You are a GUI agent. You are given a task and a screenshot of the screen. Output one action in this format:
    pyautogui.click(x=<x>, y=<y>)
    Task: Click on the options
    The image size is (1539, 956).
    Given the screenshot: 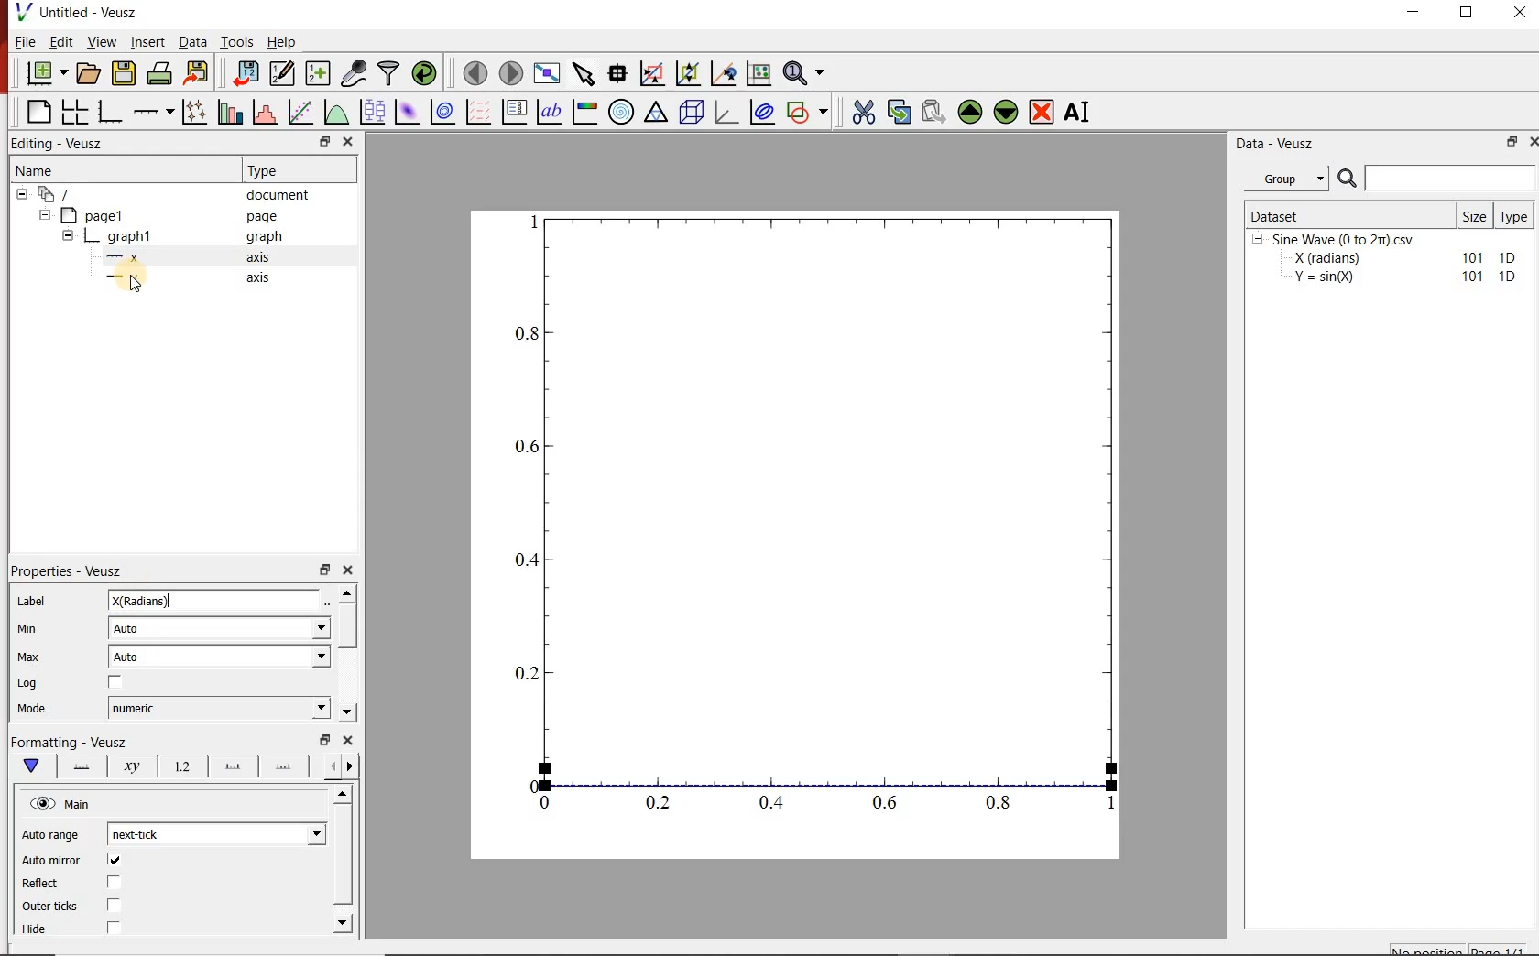 What is the action you would take?
    pyautogui.click(x=229, y=767)
    